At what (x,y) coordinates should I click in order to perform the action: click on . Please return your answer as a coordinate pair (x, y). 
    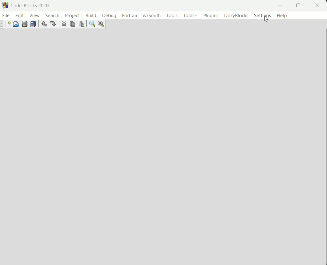
    Looking at the image, I should click on (2, 24).